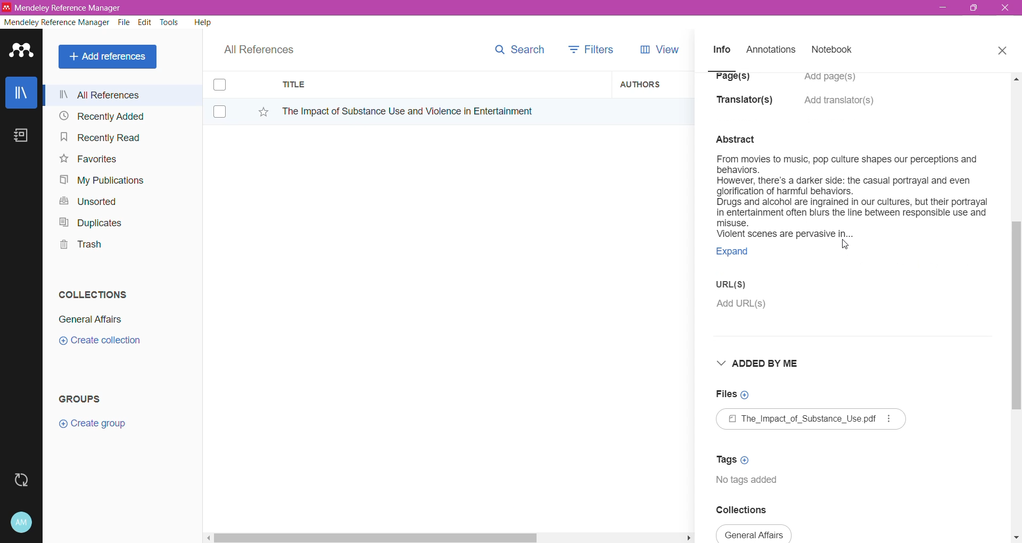  Describe the element at coordinates (90, 292) in the screenshot. I see `Collections` at that location.